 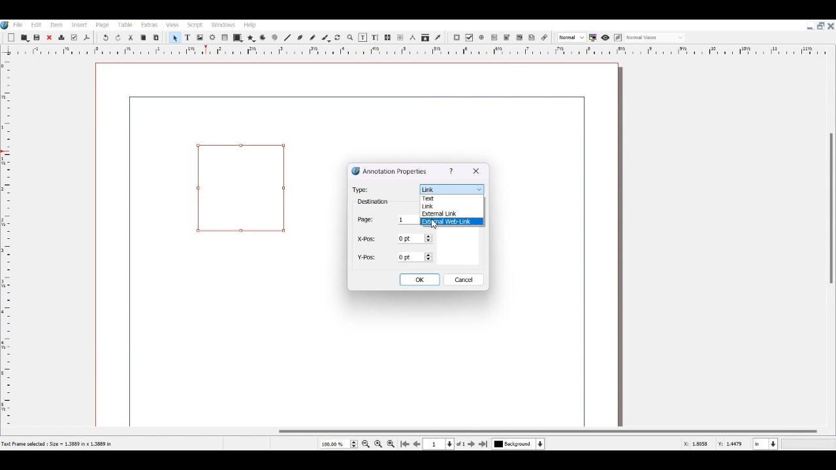 What do you see at coordinates (250, 25) in the screenshot?
I see `Help` at bounding box center [250, 25].